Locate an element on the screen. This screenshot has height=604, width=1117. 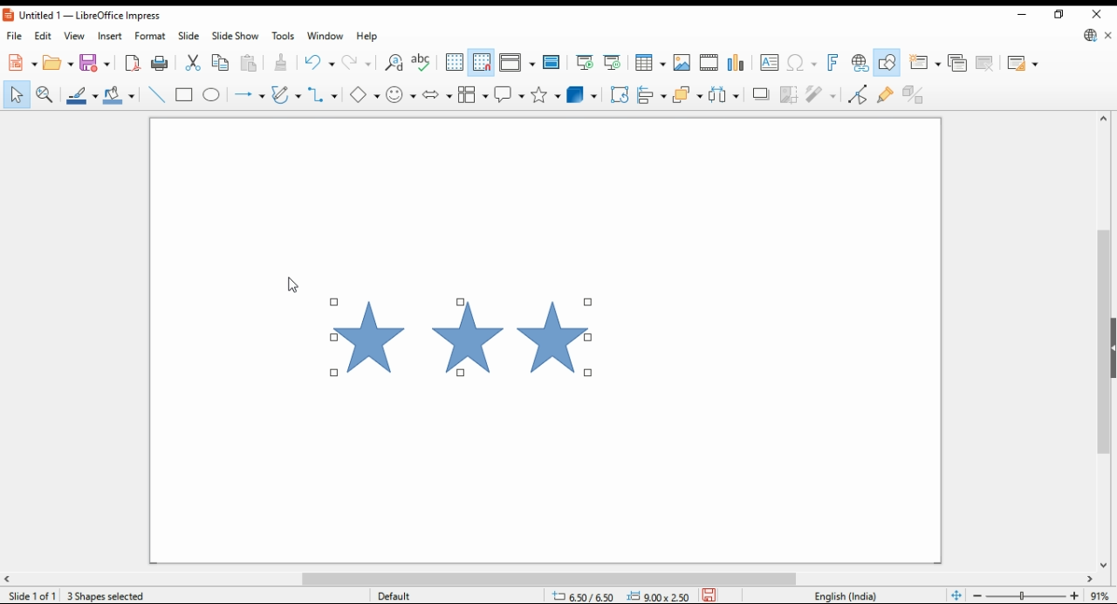
minimize is located at coordinates (1026, 15).